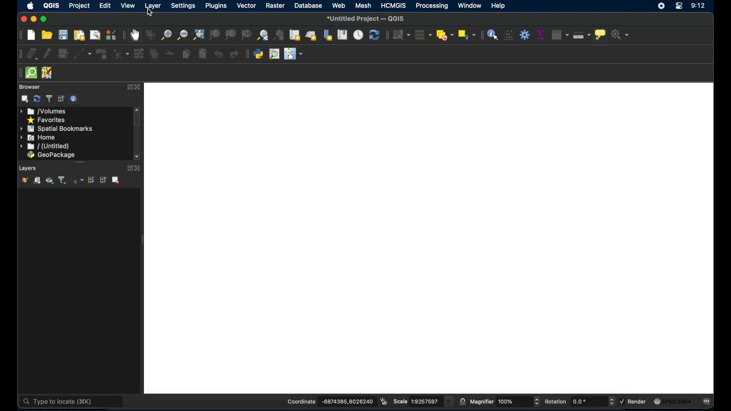  Describe the element at coordinates (235, 55) in the screenshot. I see `redo` at that location.